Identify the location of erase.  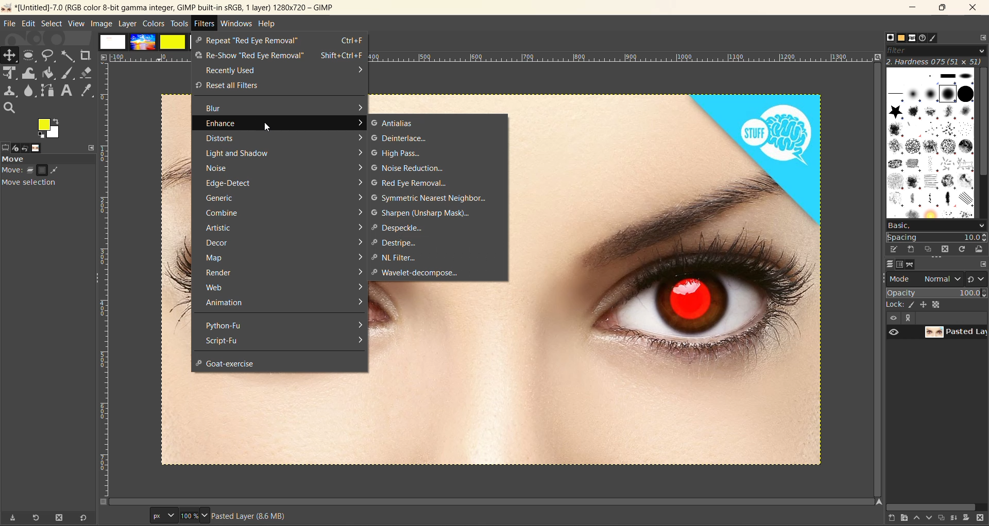
(87, 73).